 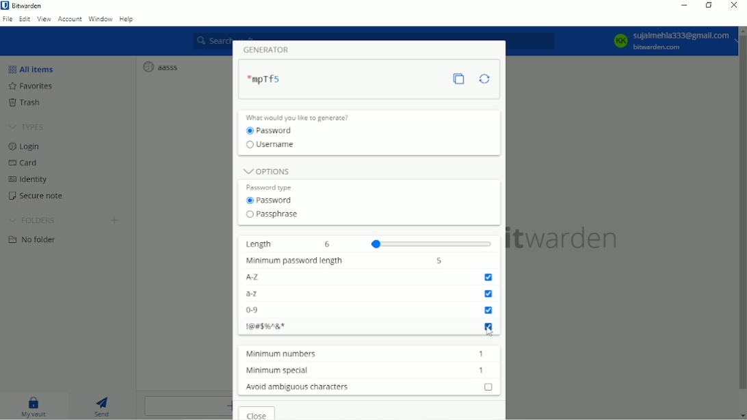 I want to click on minimum special character input, so click(x=483, y=371).